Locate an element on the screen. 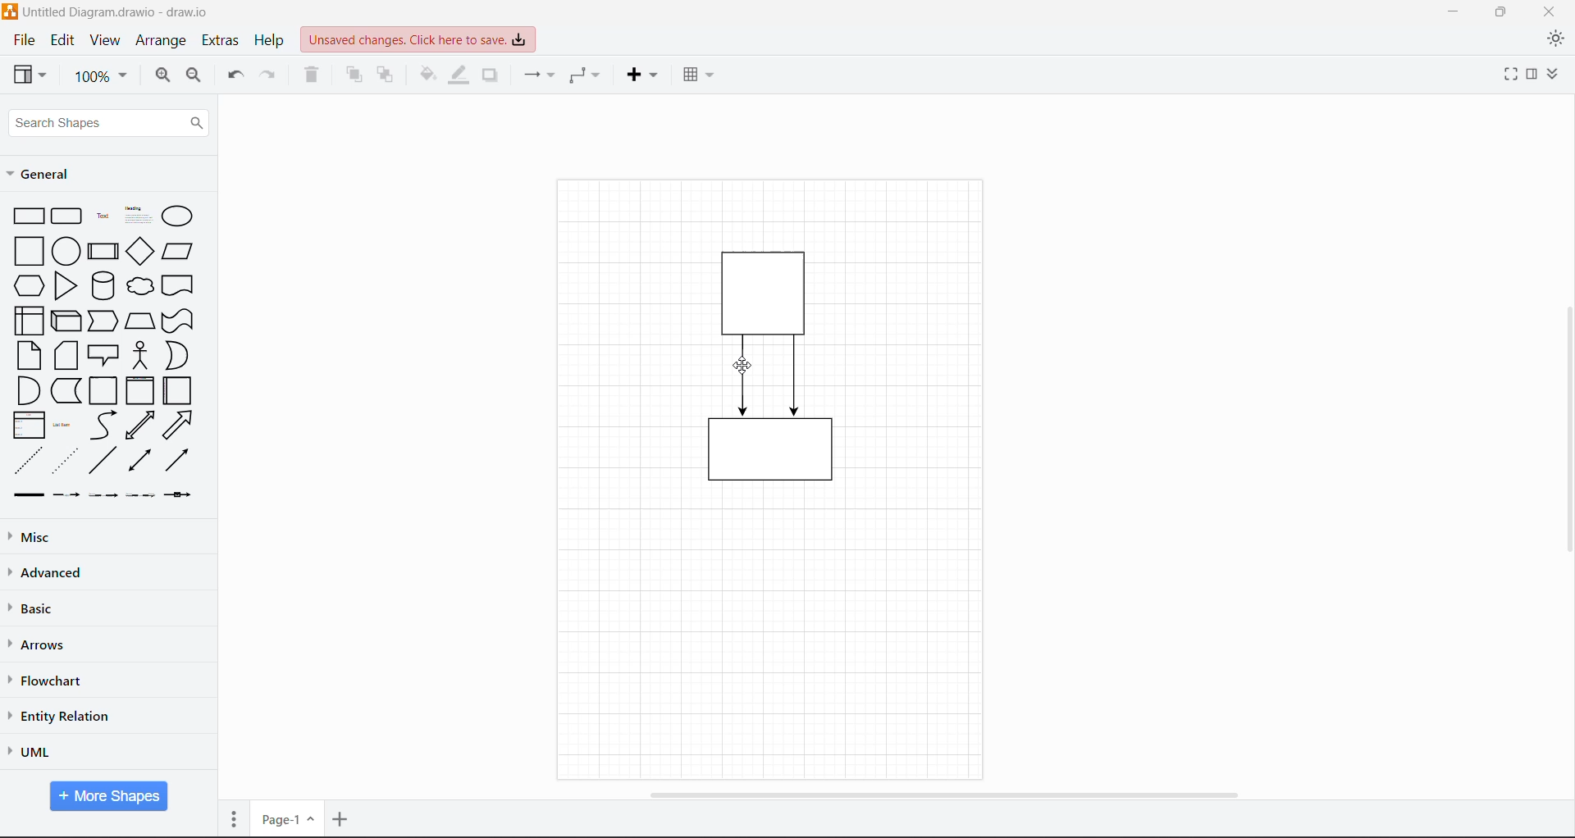  Insert is located at coordinates (641, 75).